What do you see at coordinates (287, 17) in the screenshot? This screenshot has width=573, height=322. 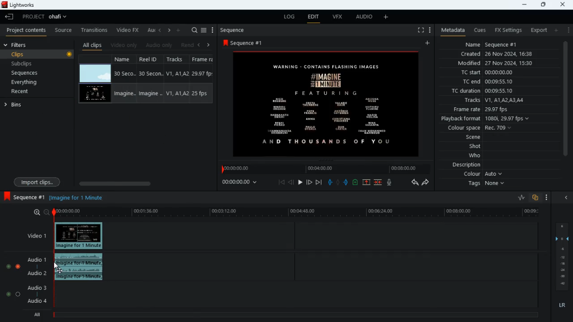 I see `log` at bounding box center [287, 17].